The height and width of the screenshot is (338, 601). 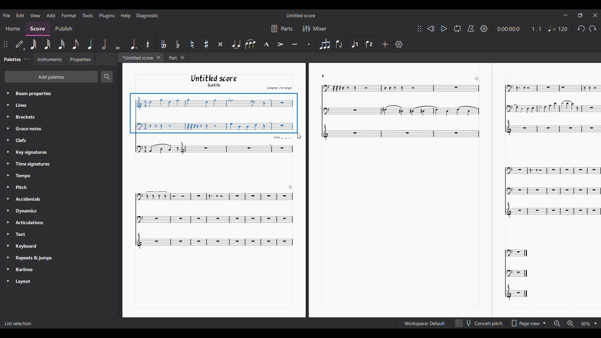 What do you see at coordinates (7, 247) in the screenshot?
I see `` at bounding box center [7, 247].